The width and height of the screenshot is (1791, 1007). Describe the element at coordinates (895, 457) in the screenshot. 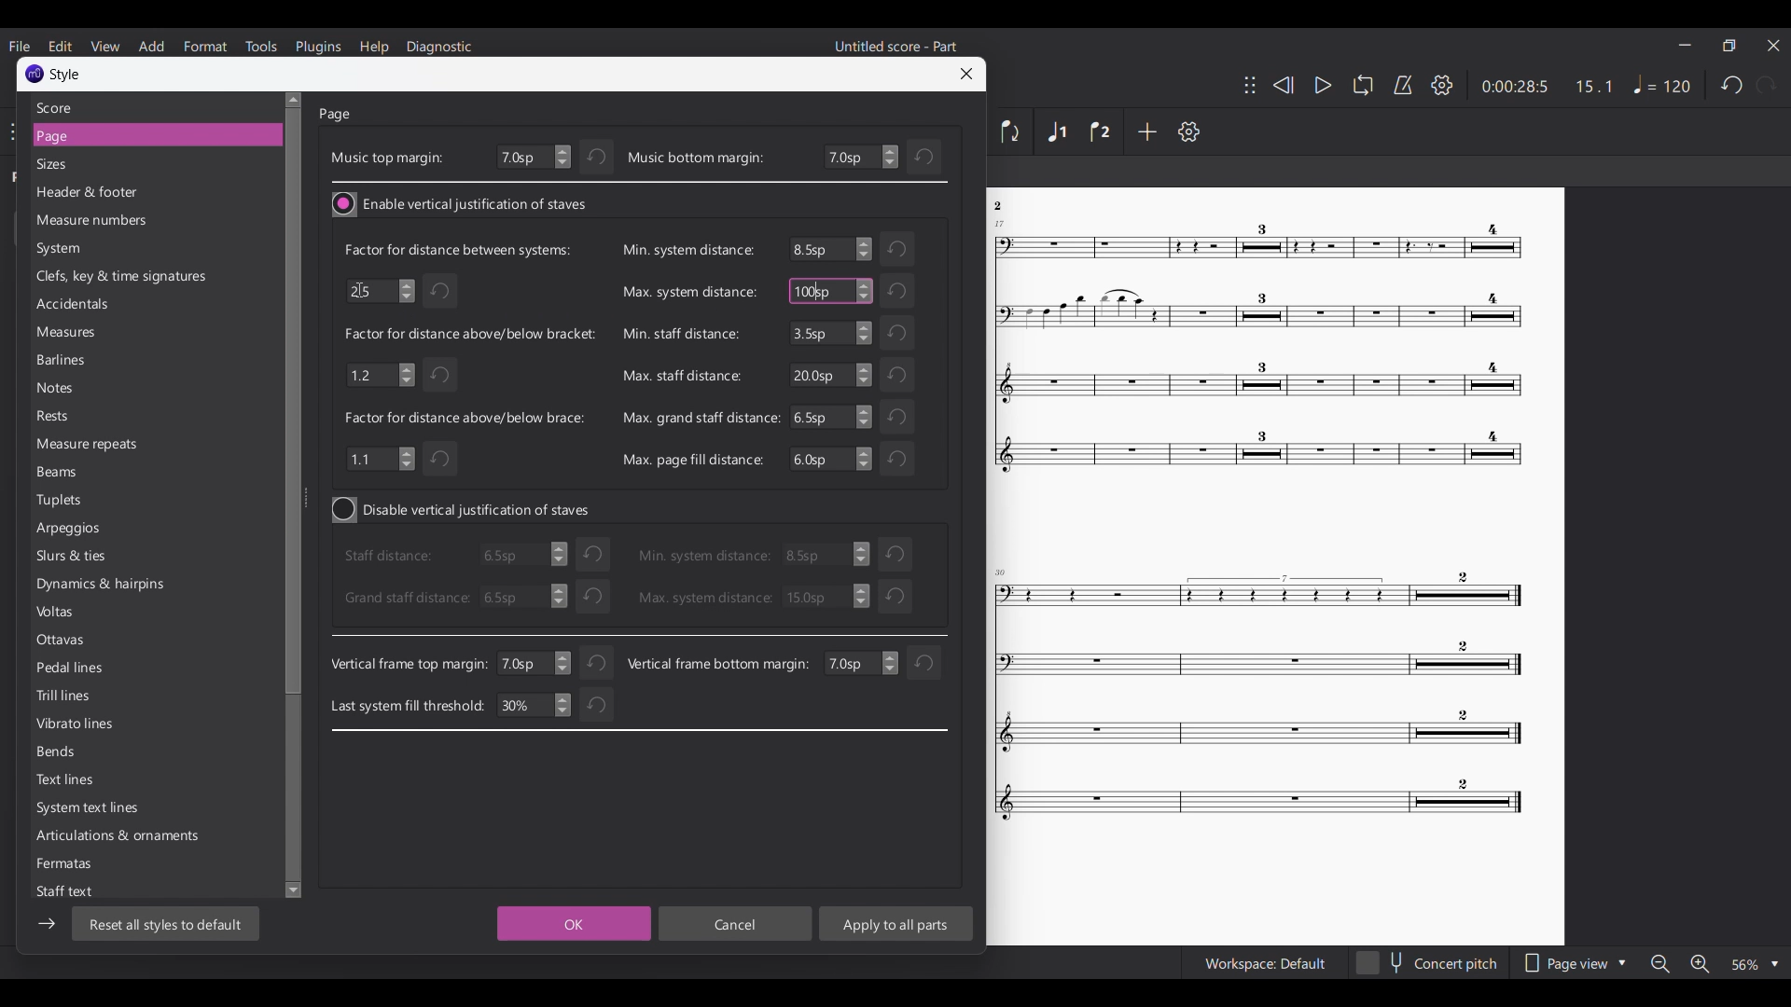

I see `Undo` at that location.